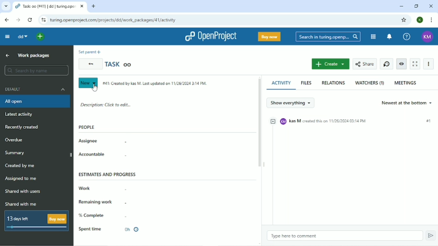  Describe the element at coordinates (107, 105) in the screenshot. I see `Description: click to edit` at that location.